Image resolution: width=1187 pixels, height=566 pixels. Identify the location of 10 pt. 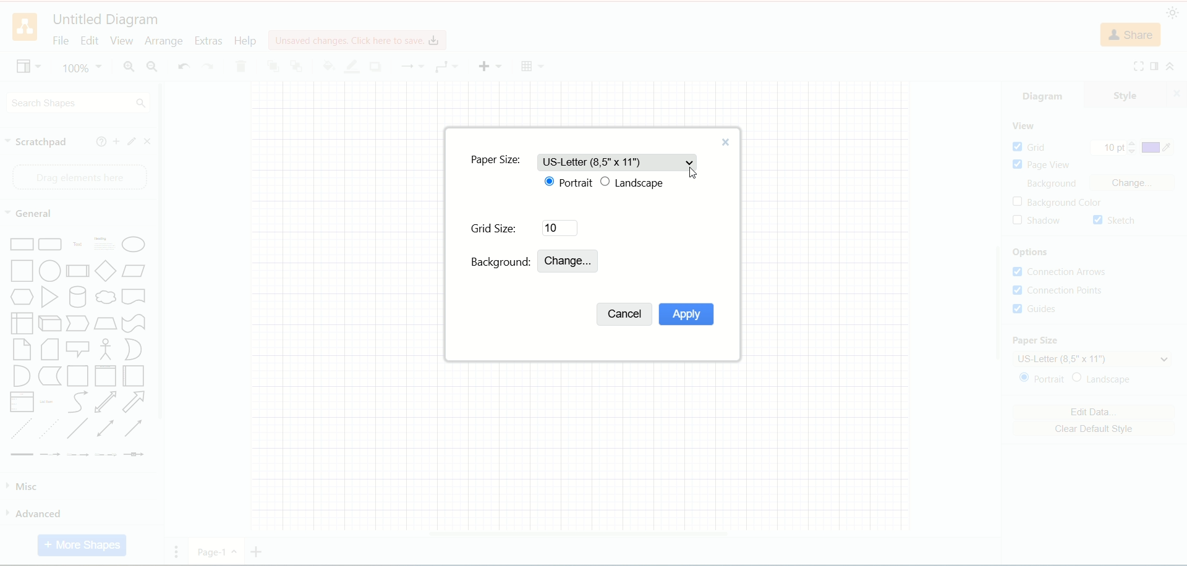
(1113, 148).